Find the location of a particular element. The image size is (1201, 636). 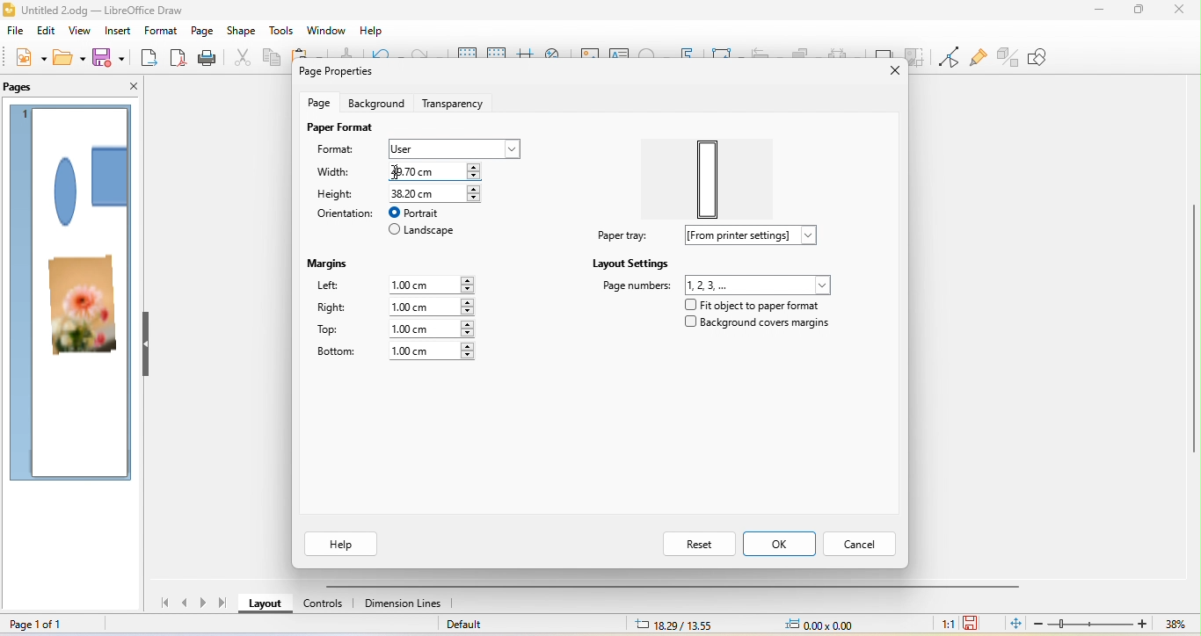

format is located at coordinates (161, 31).